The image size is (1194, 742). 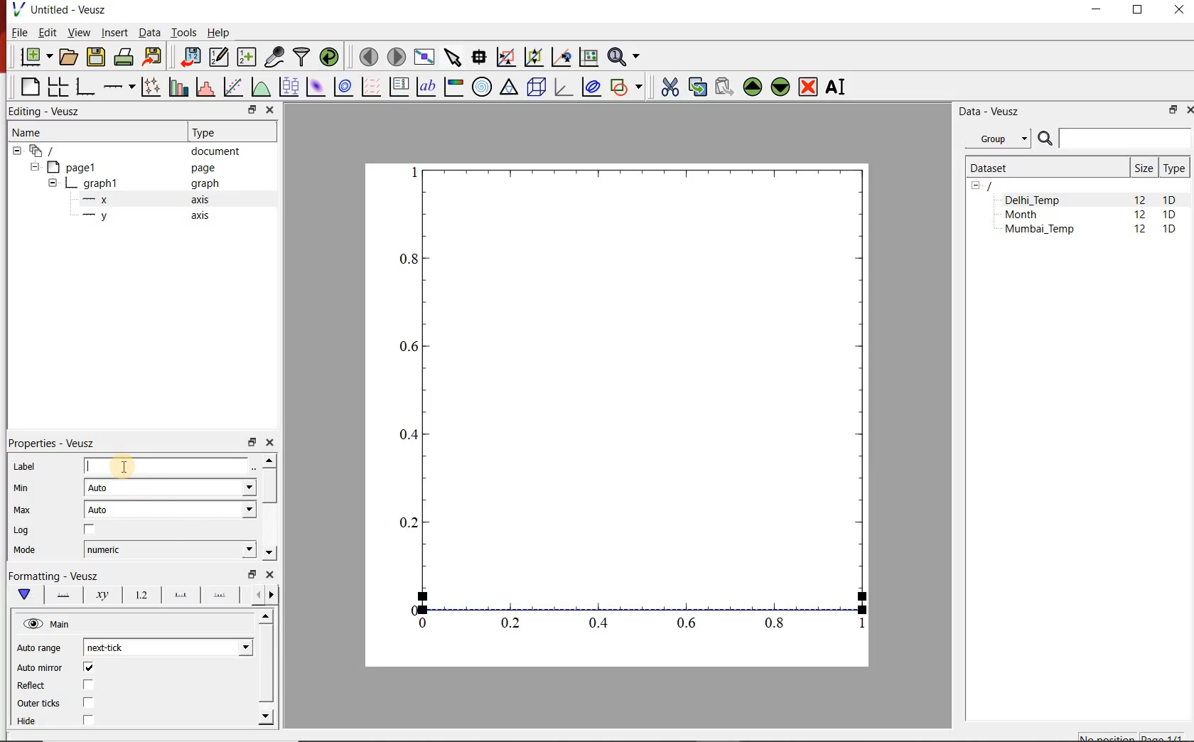 What do you see at coordinates (1139, 199) in the screenshot?
I see `12` at bounding box center [1139, 199].